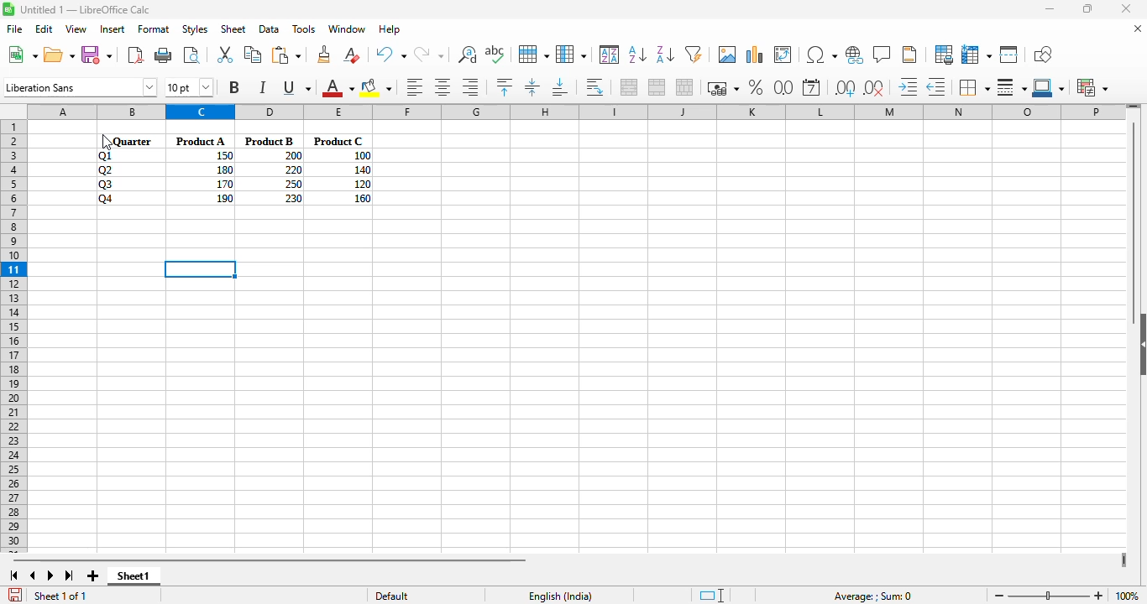  Describe the element at coordinates (133, 141) in the screenshot. I see `Quarter` at that location.